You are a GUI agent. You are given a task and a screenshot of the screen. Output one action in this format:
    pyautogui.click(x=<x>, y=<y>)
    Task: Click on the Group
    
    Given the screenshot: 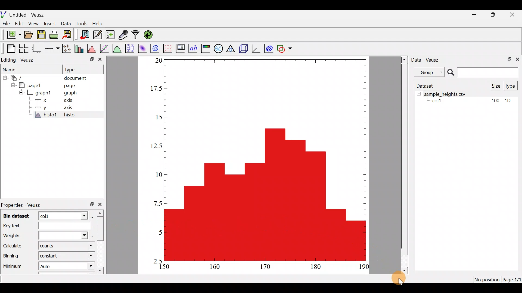 What is the action you would take?
    pyautogui.click(x=431, y=72)
    